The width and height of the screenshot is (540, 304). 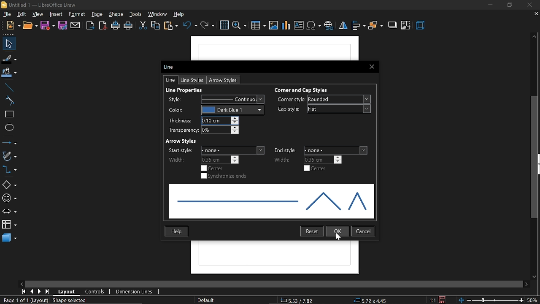 What do you see at coordinates (297, 300) in the screenshot?
I see `co-ordinate` at bounding box center [297, 300].